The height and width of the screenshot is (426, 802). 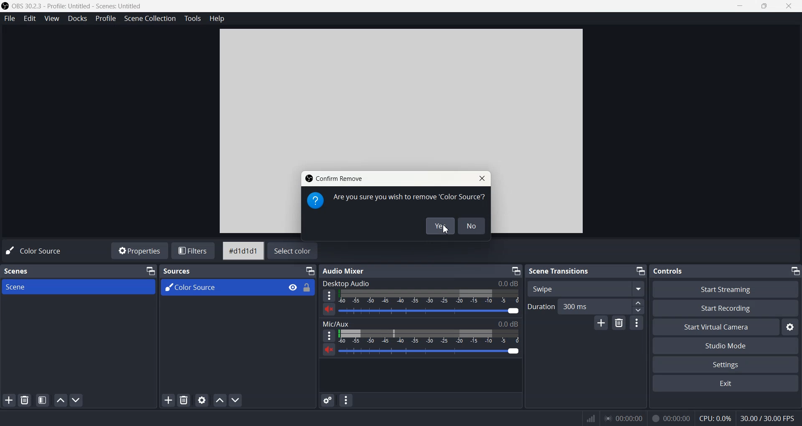 I want to click on Scene Collection, so click(x=150, y=19).